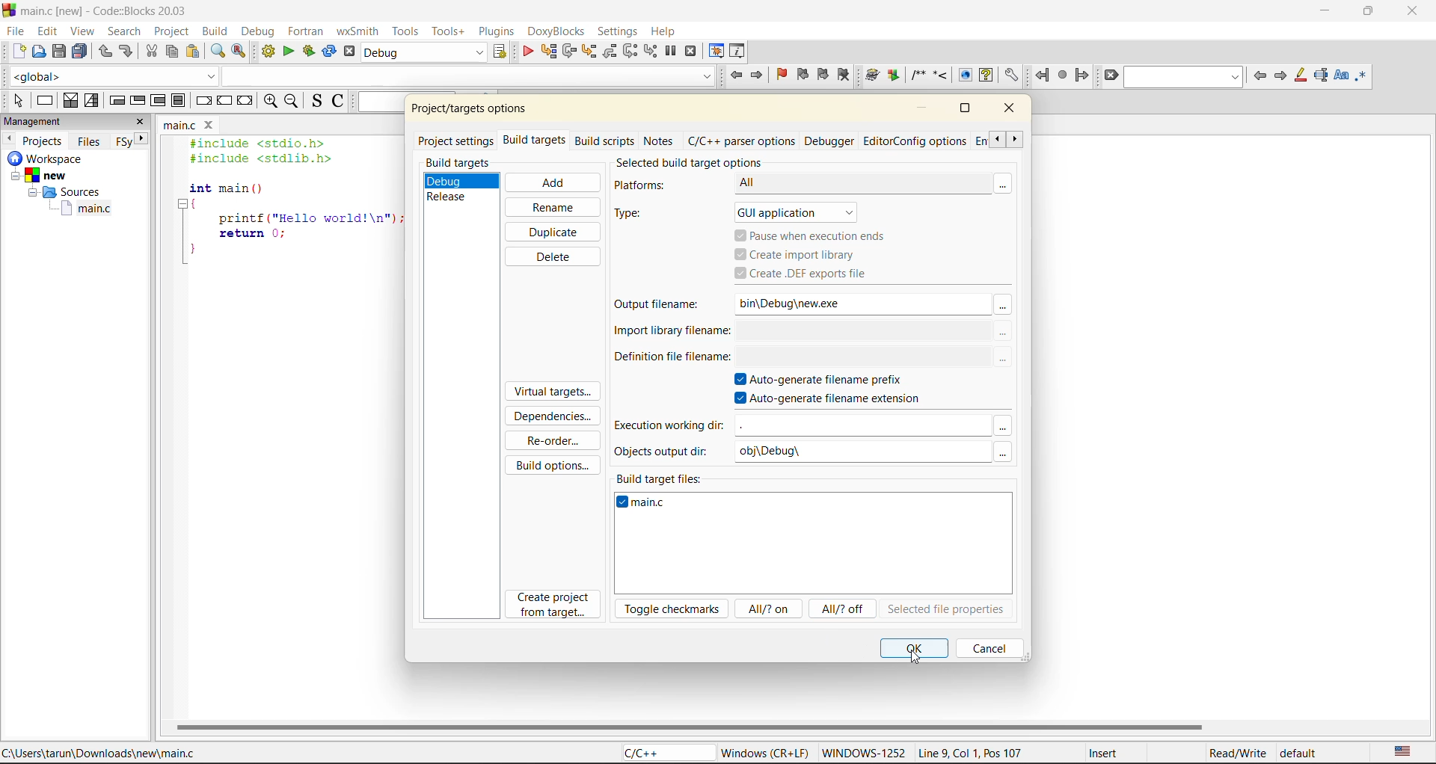  Describe the element at coordinates (159, 100) in the screenshot. I see `counting loop` at that location.